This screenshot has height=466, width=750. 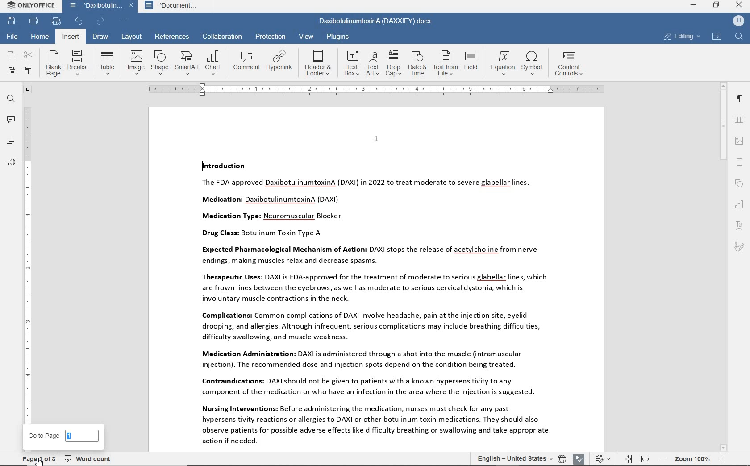 What do you see at coordinates (280, 60) in the screenshot?
I see `hyperlink` at bounding box center [280, 60].